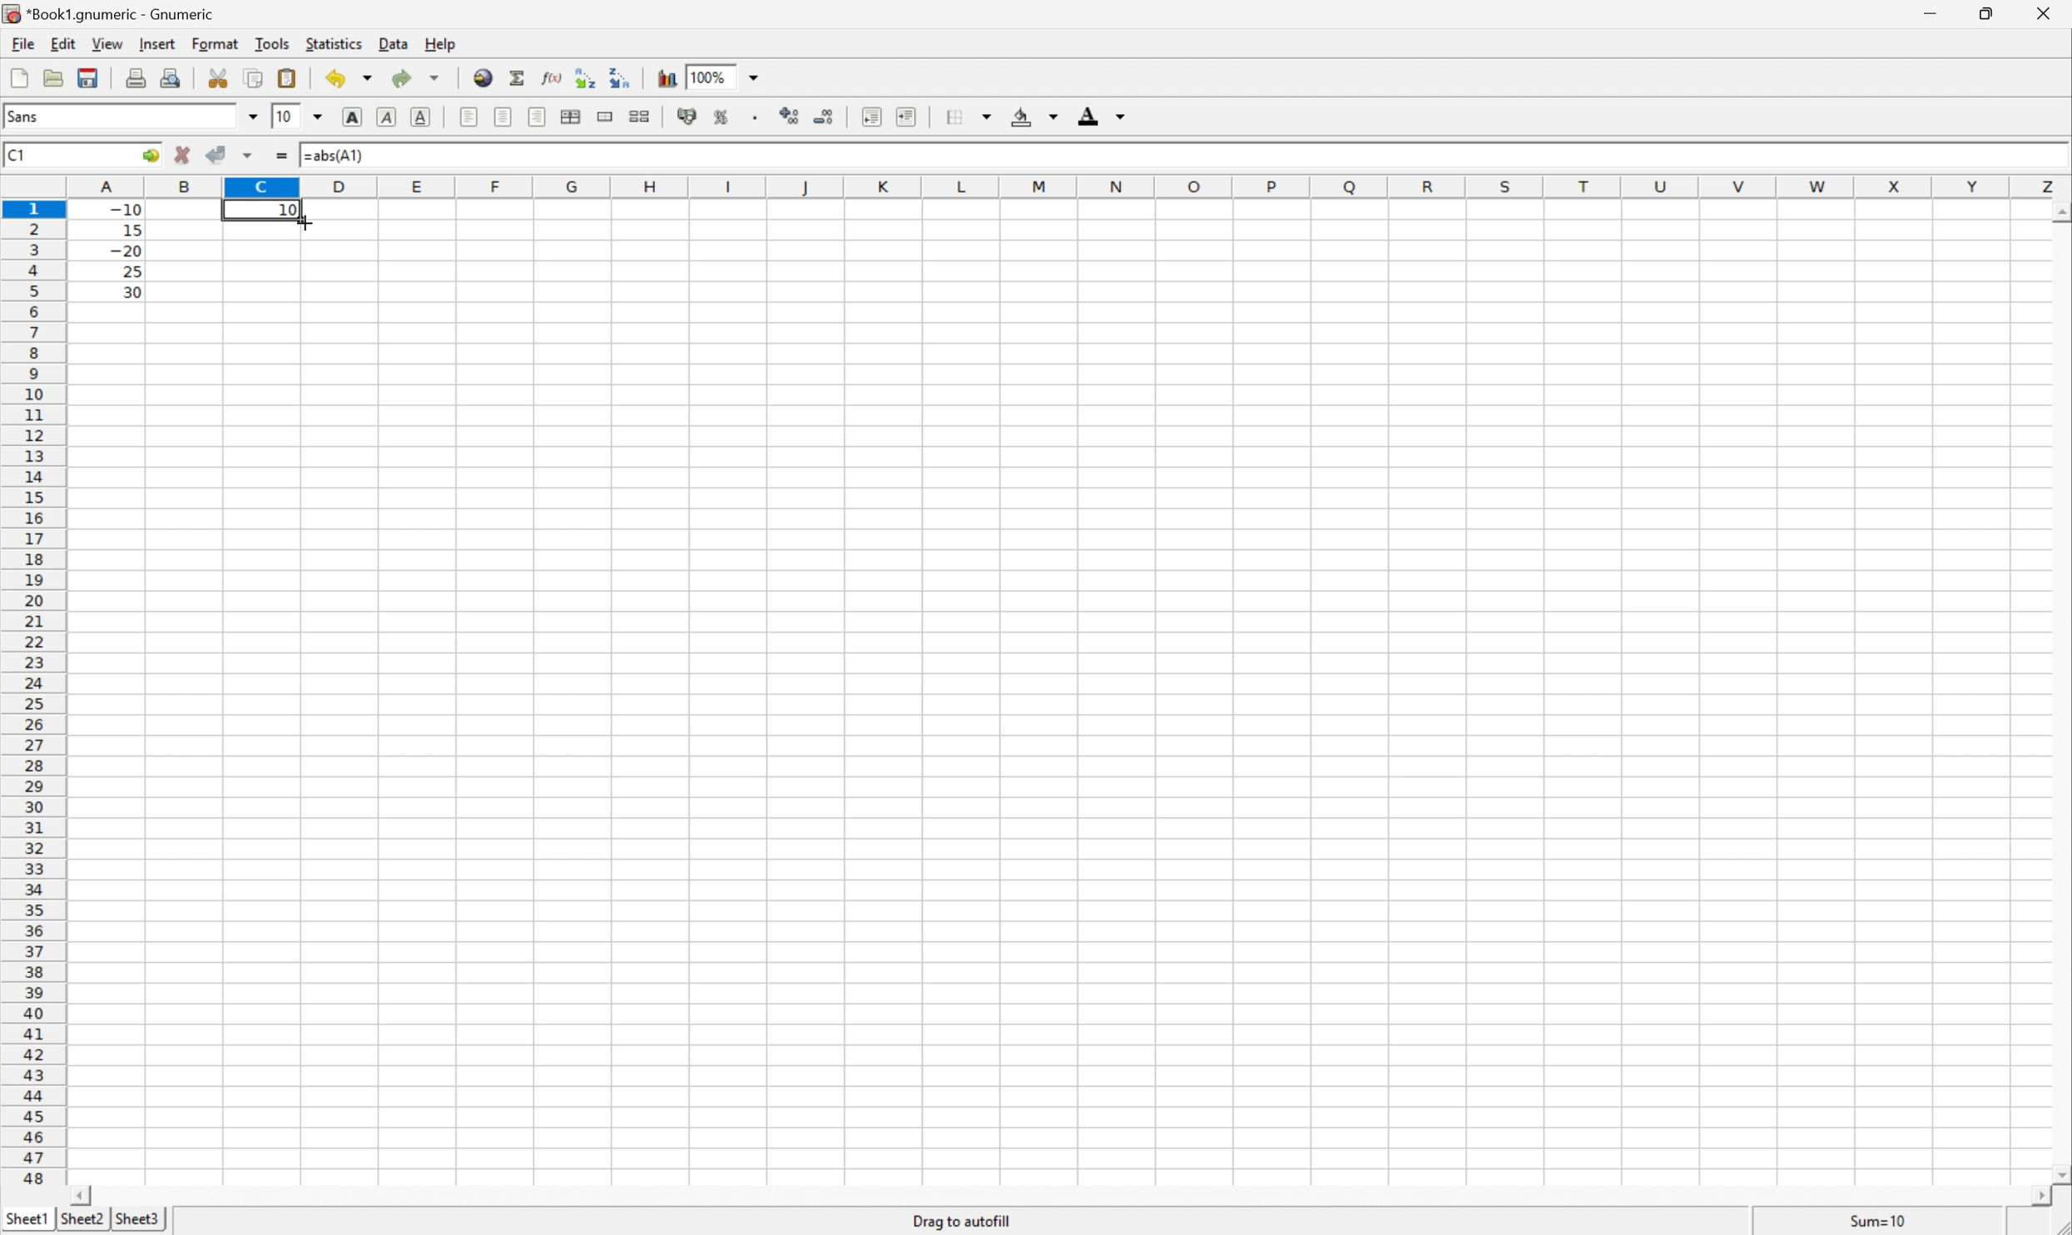 The height and width of the screenshot is (1235, 2072). What do you see at coordinates (1879, 1222) in the screenshot?
I see `Sum =-10` at bounding box center [1879, 1222].